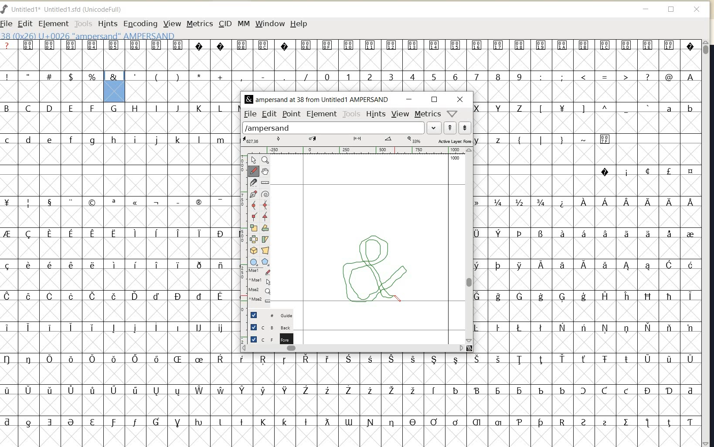  What do you see at coordinates (354, 349) in the screenshot?
I see `SCROLLBAR` at bounding box center [354, 349].